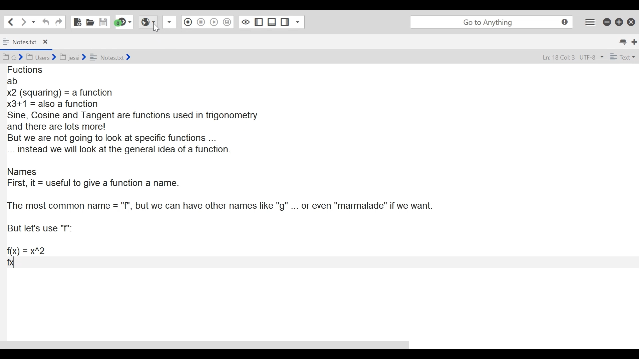  Describe the element at coordinates (11, 21) in the screenshot. I see `Go Back one location` at that location.